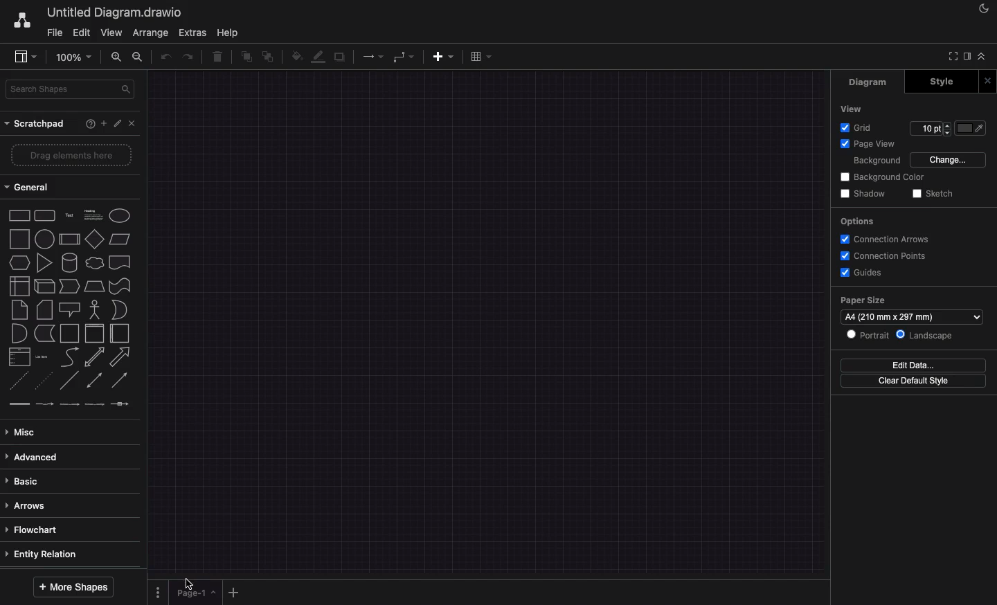 This screenshot has height=605, width=997. Describe the element at coordinates (111, 32) in the screenshot. I see `view` at that location.